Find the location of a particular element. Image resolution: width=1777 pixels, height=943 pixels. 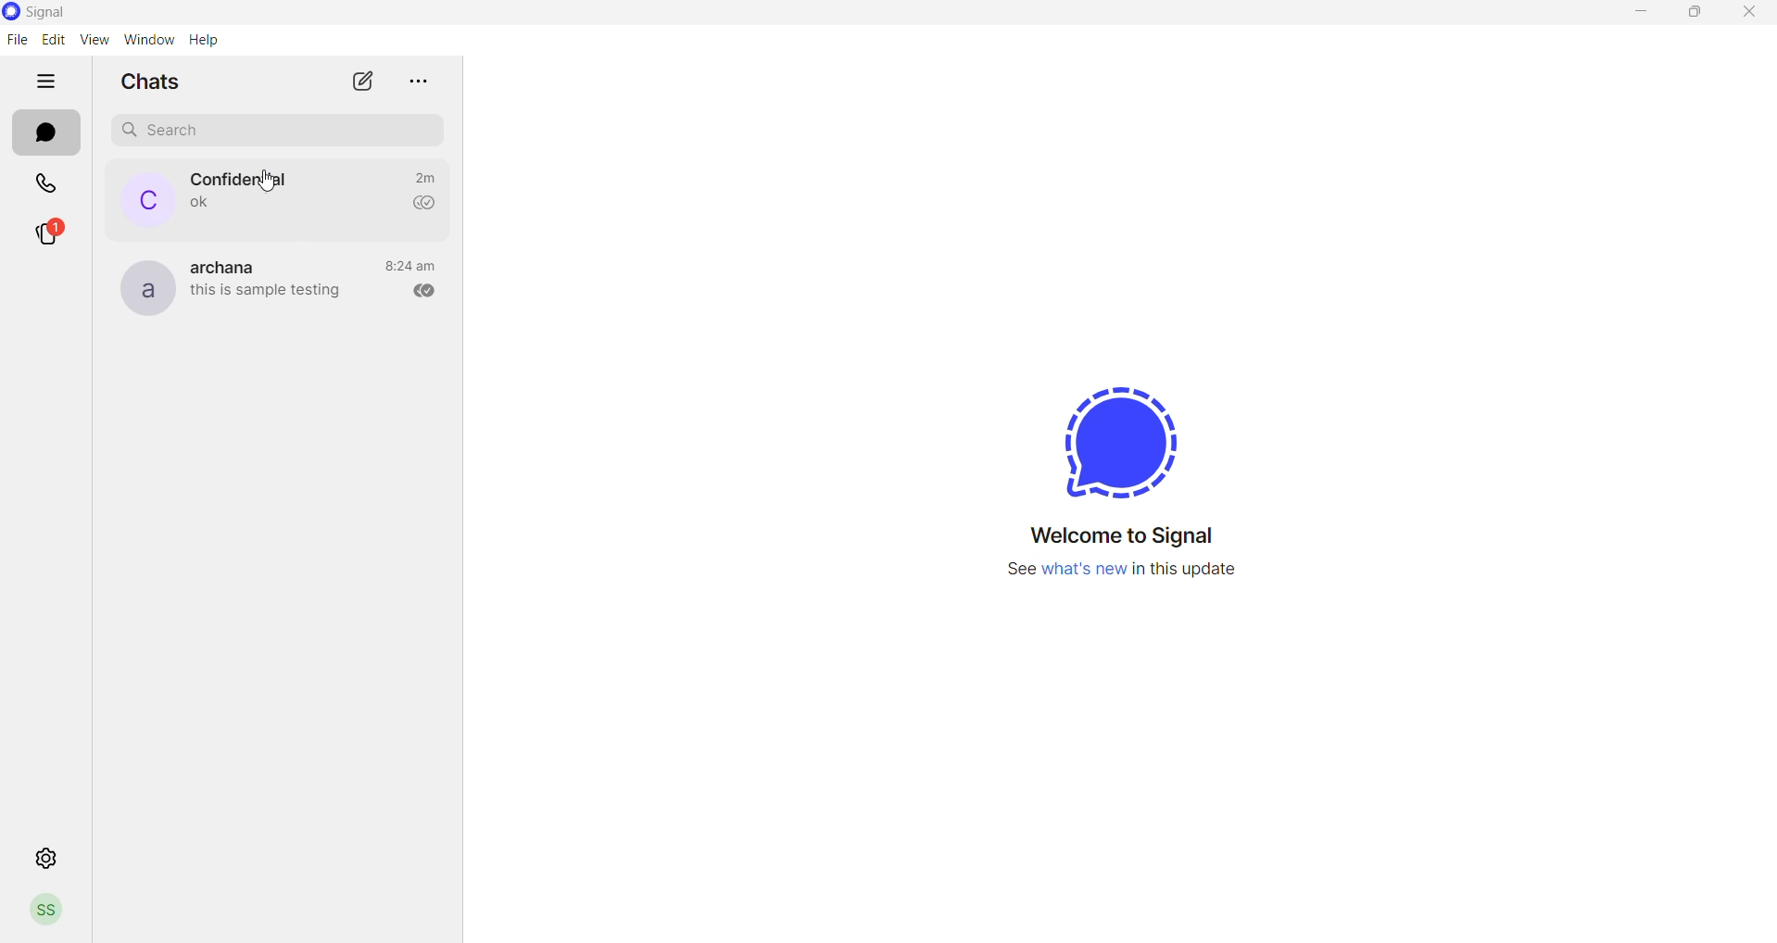

read recipient  is located at coordinates (418, 292).